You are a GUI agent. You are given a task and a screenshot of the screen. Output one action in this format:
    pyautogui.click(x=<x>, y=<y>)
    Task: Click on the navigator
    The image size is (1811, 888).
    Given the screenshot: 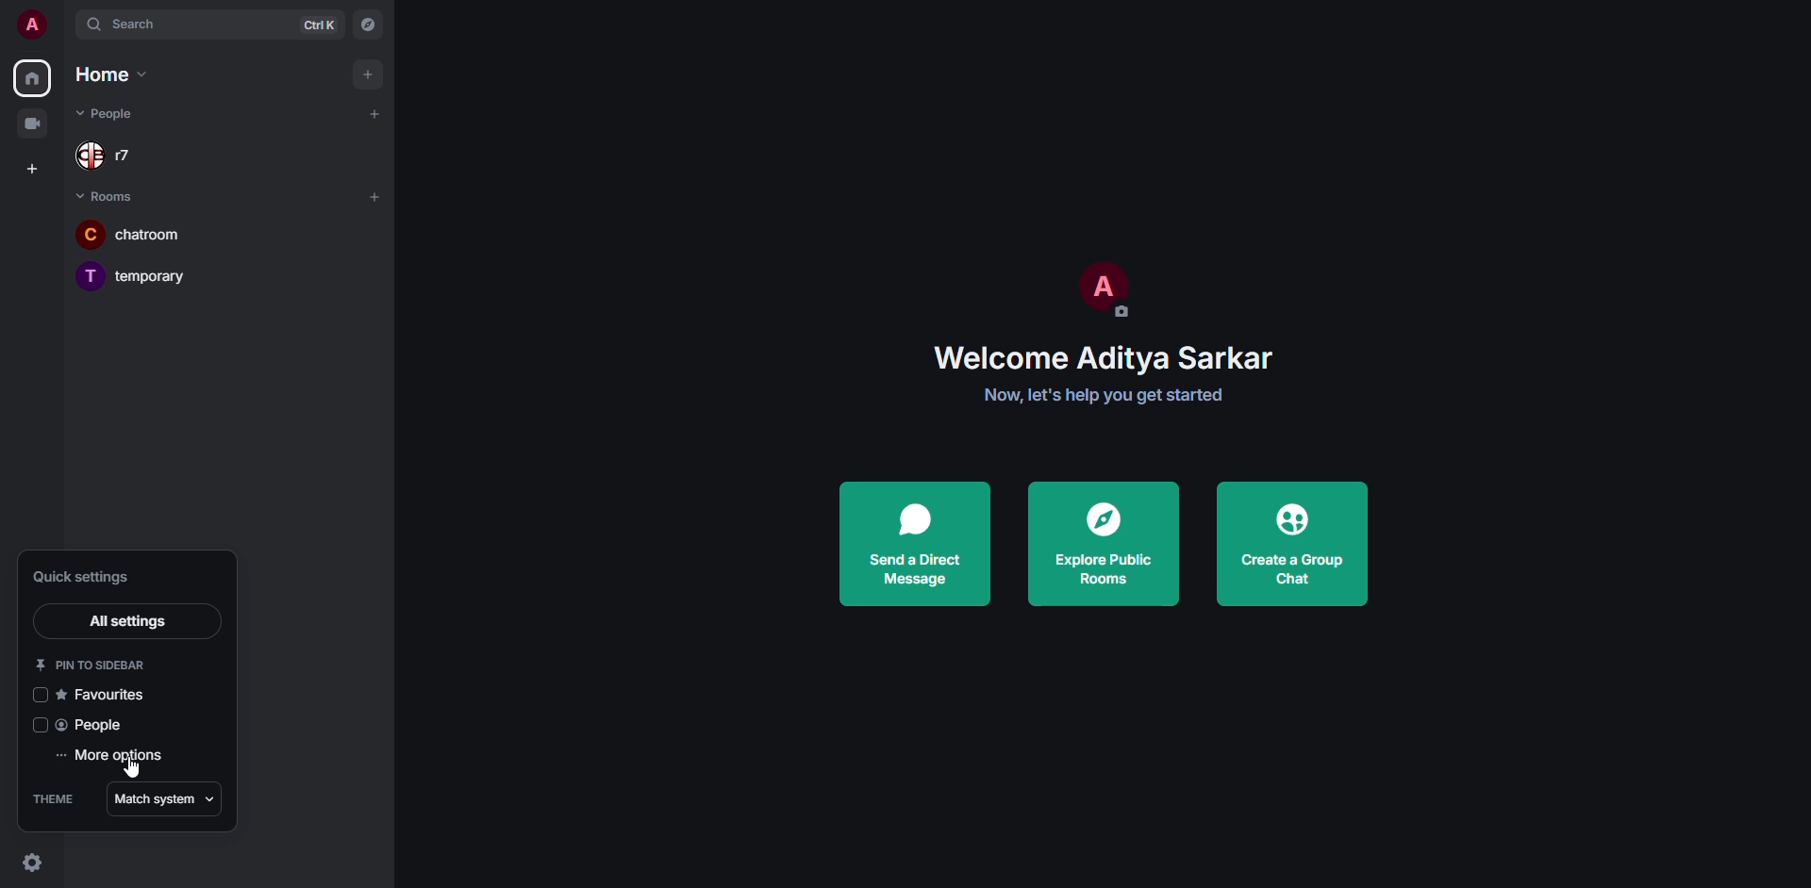 What is the action you would take?
    pyautogui.click(x=370, y=23)
    